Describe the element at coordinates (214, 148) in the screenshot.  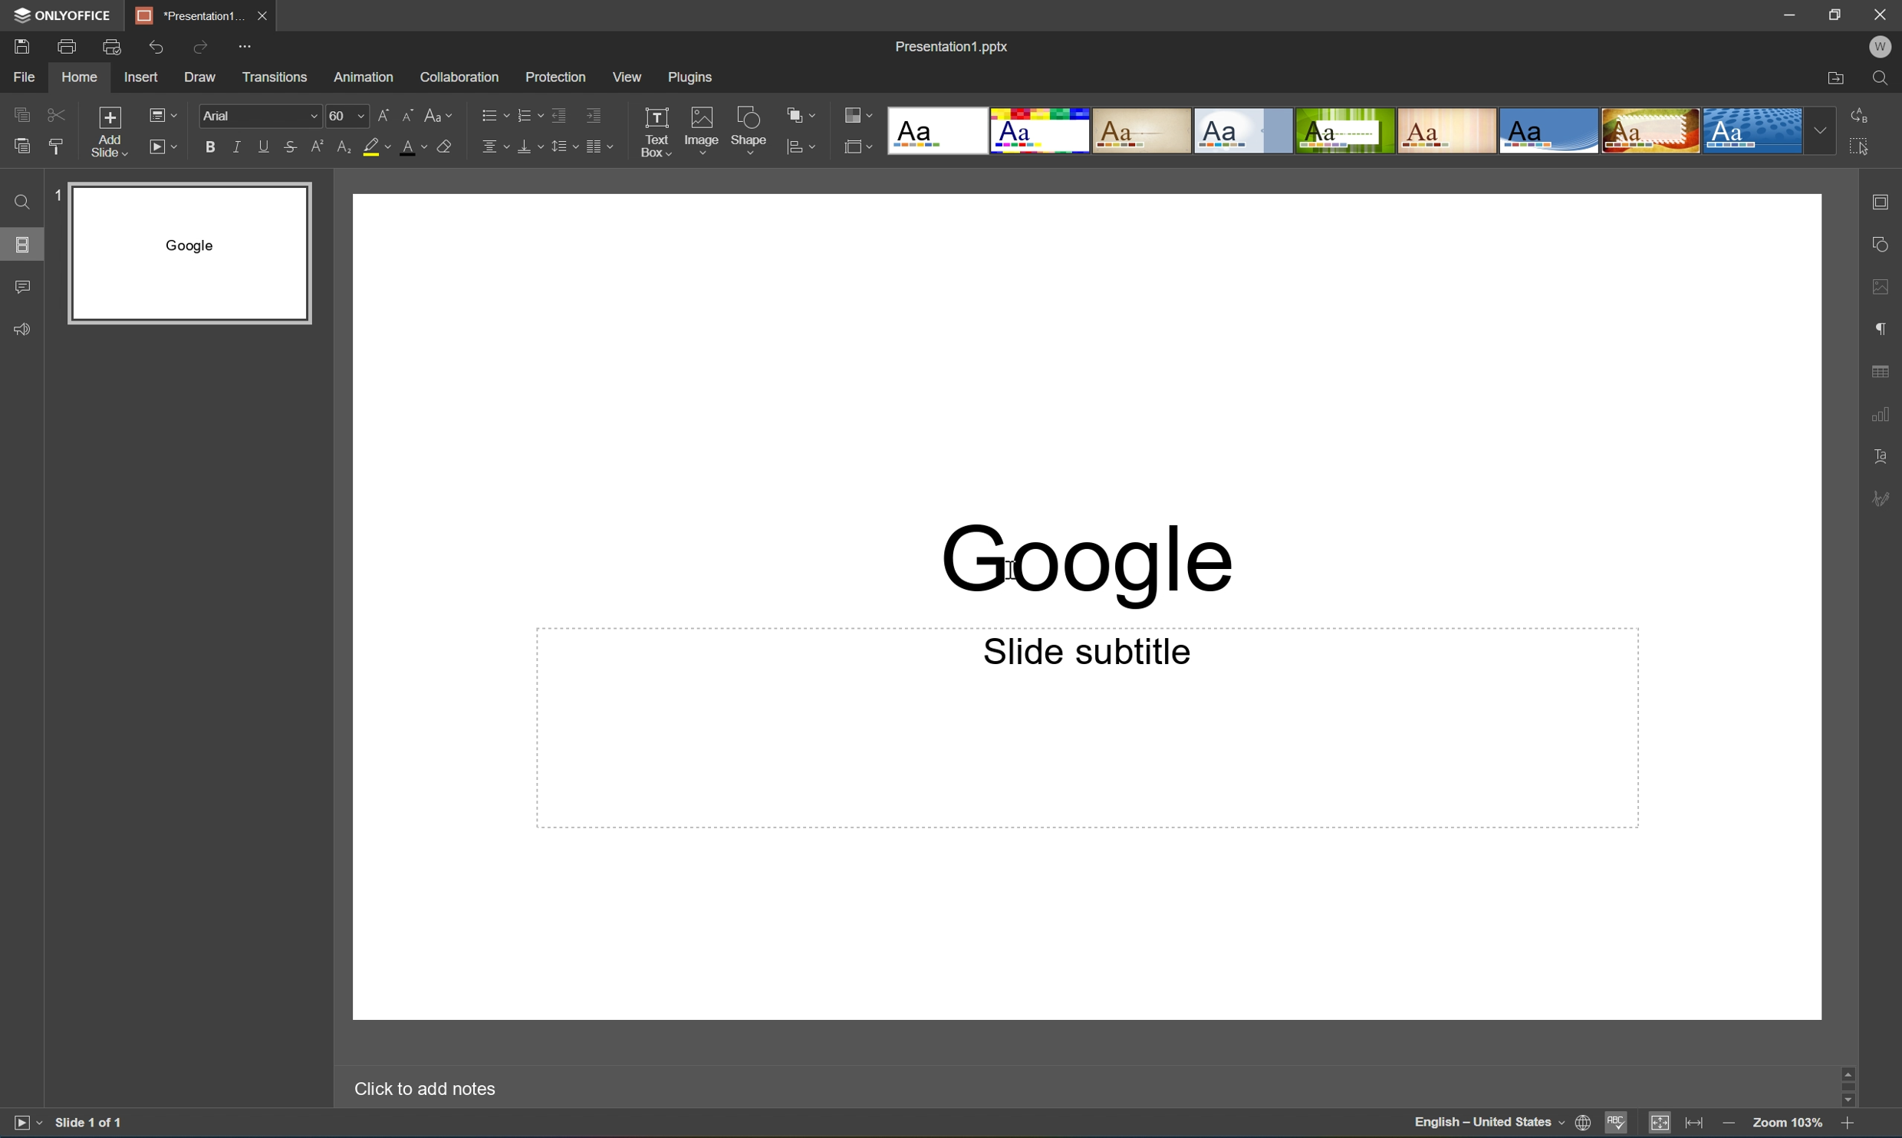
I see `Bold` at that location.